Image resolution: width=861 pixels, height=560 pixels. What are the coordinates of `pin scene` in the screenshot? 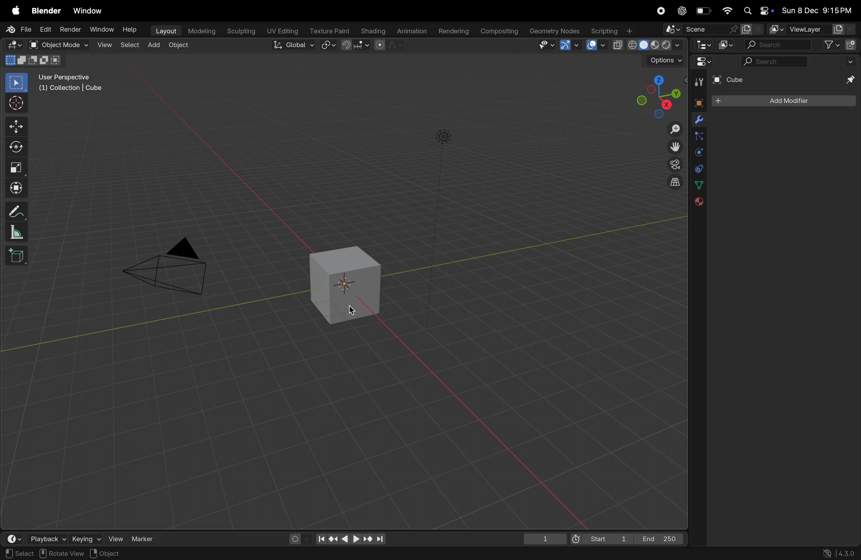 It's located at (699, 30).